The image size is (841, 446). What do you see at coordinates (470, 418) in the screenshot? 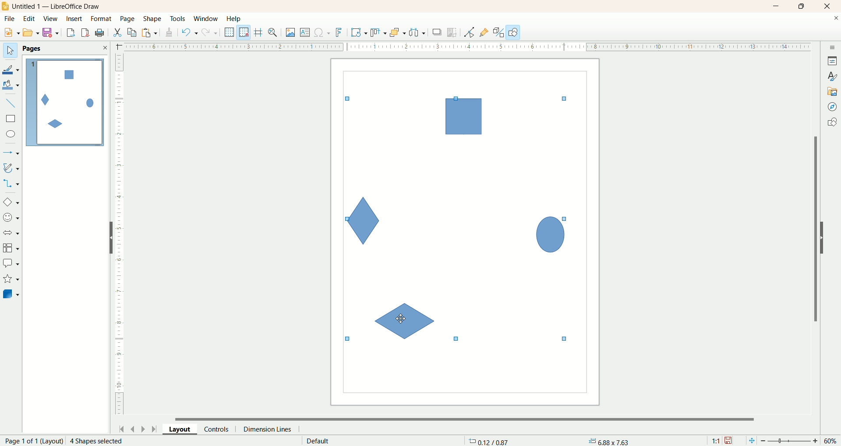
I see `horizontal scroll bar` at bounding box center [470, 418].